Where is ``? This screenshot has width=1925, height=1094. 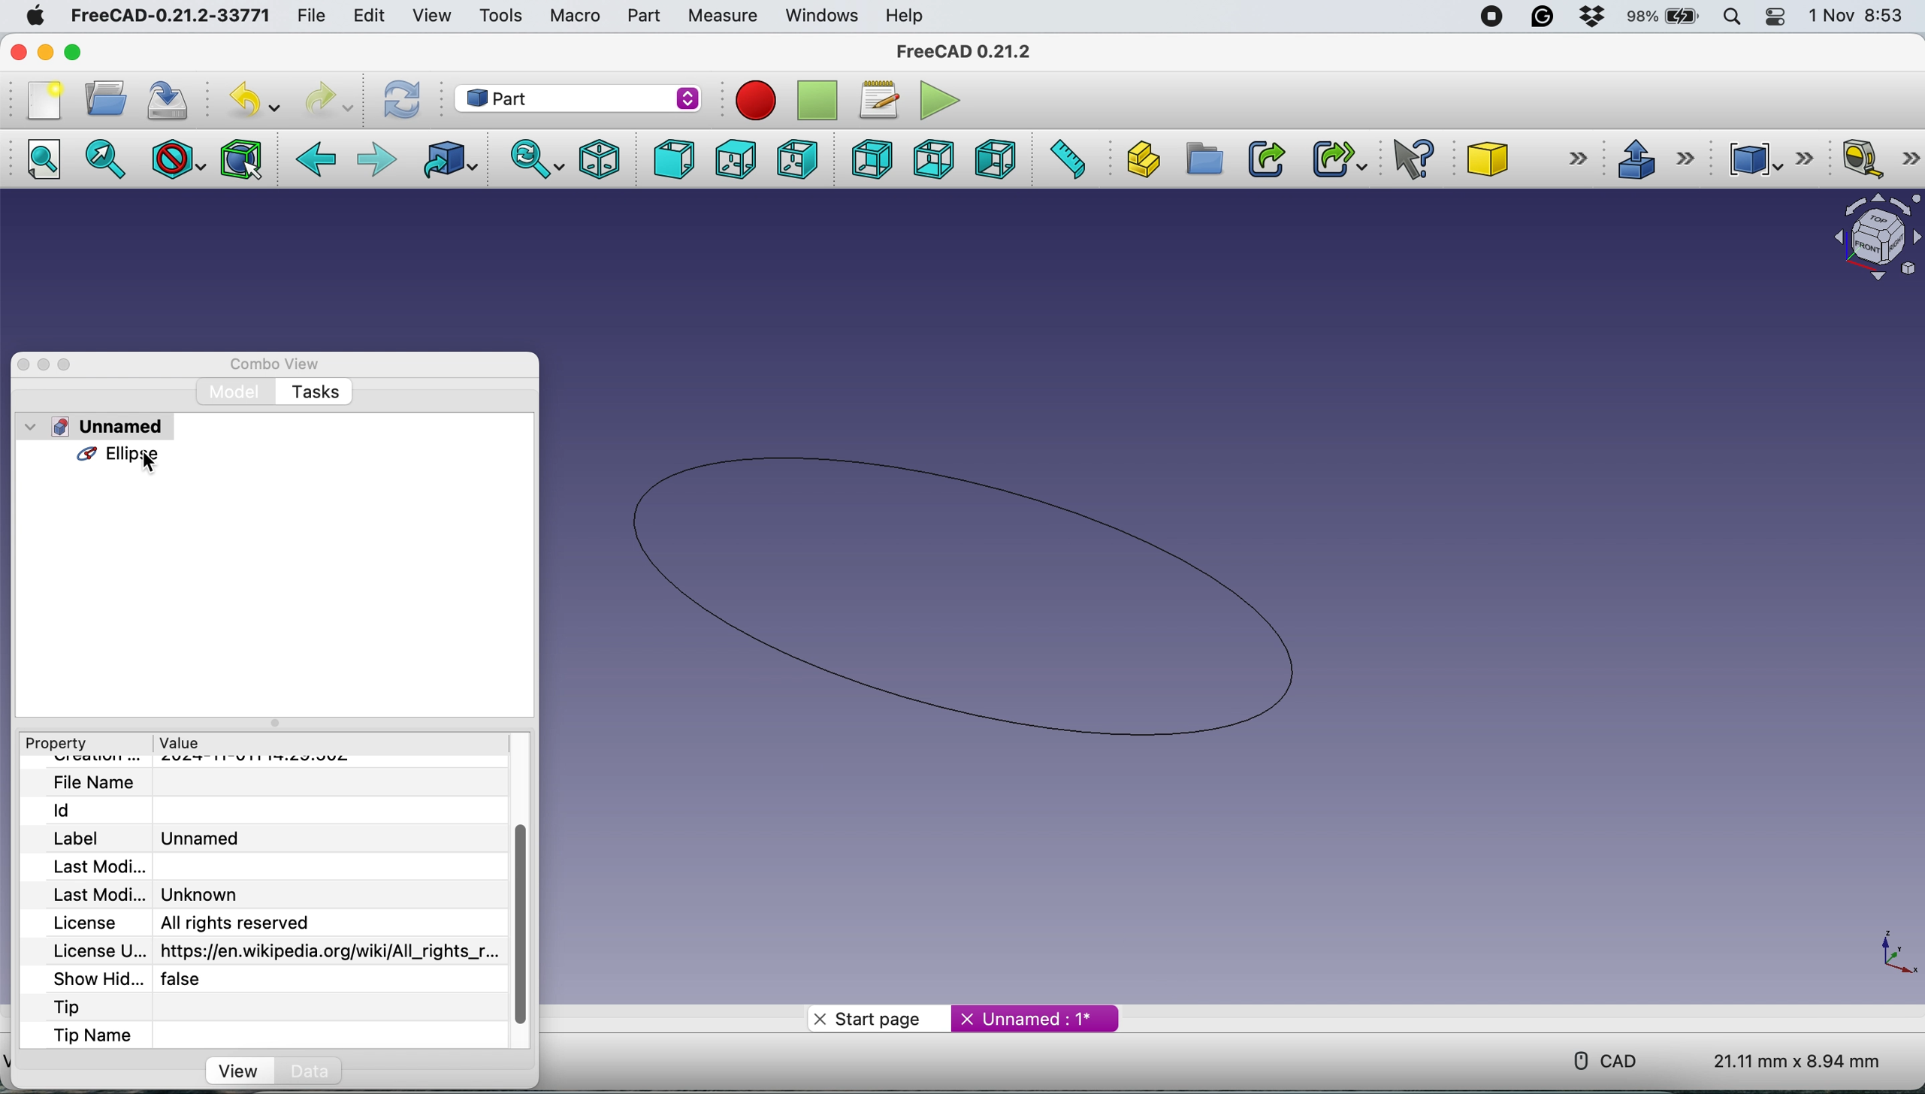  is located at coordinates (30, 120).